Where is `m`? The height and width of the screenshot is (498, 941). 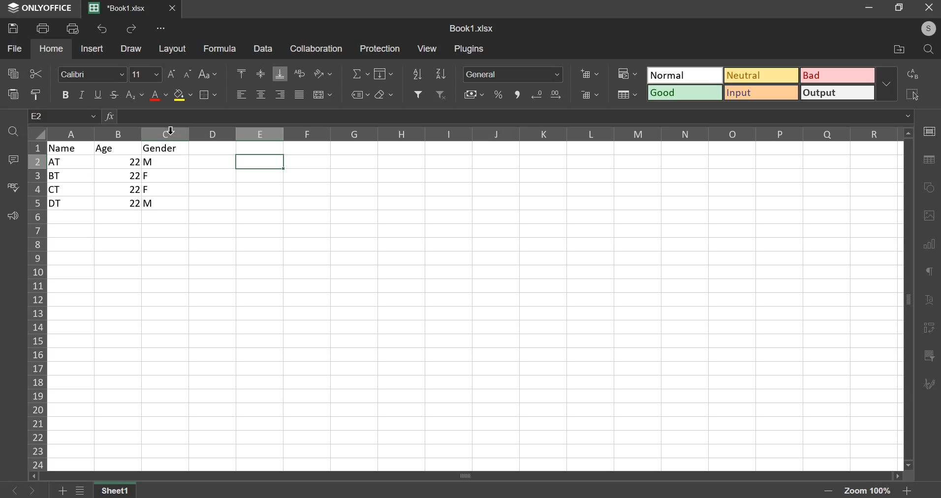 m is located at coordinates (165, 161).